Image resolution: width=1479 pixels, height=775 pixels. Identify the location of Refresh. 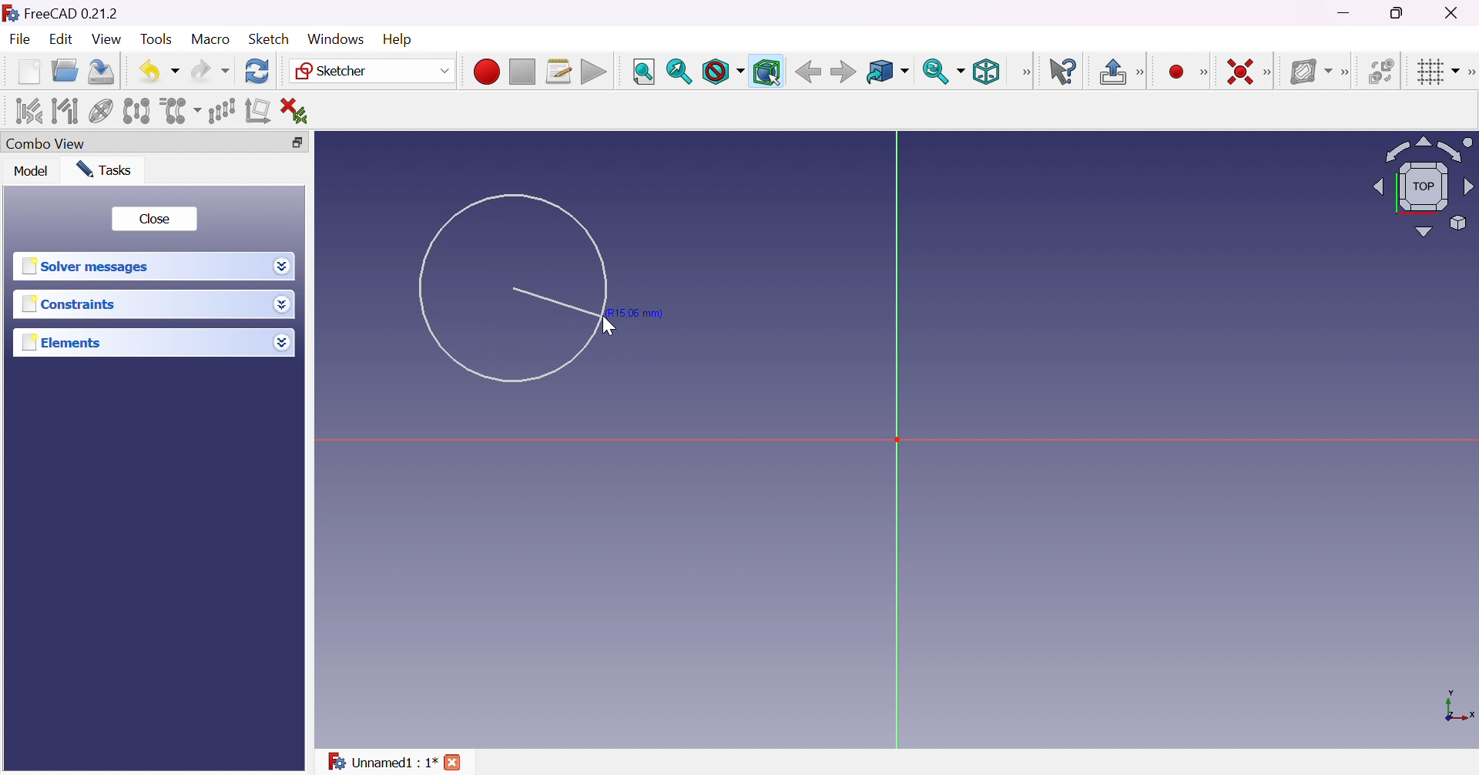
(257, 70).